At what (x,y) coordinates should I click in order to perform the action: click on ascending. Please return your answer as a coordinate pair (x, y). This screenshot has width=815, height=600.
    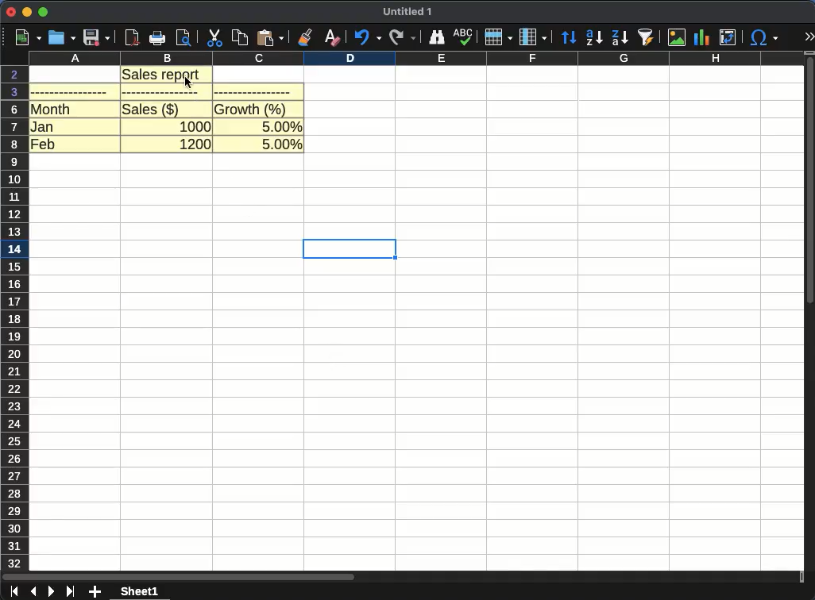
    Looking at the image, I should click on (594, 37).